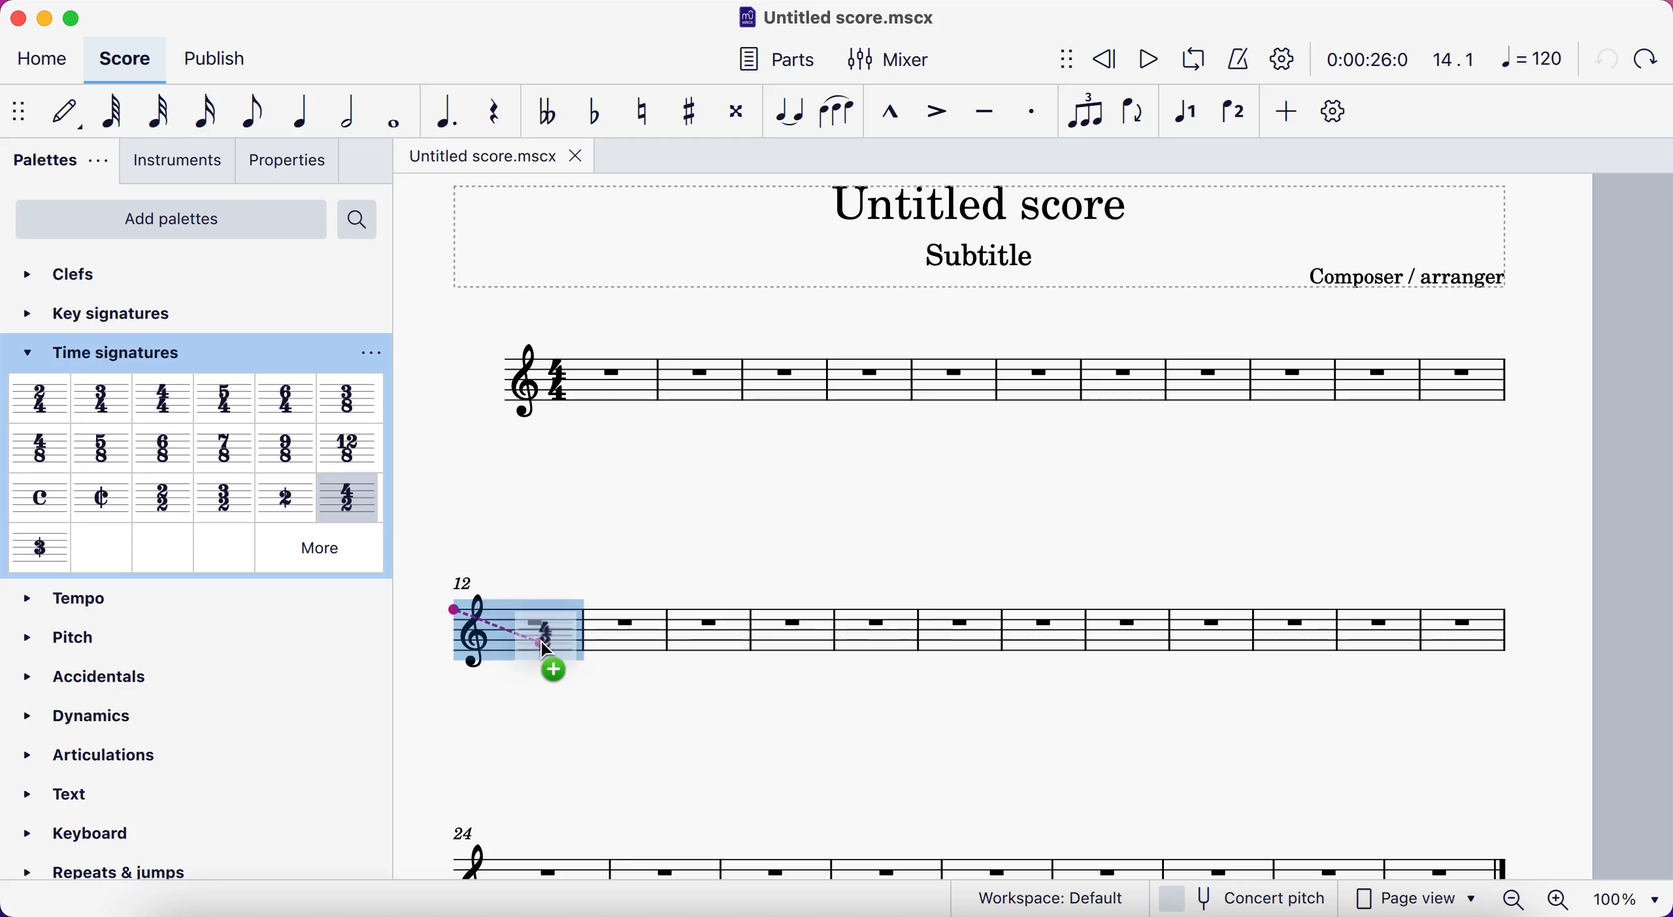  What do you see at coordinates (1529, 59) in the screenshot?
I see `120` at bounding box center [1529, 59].